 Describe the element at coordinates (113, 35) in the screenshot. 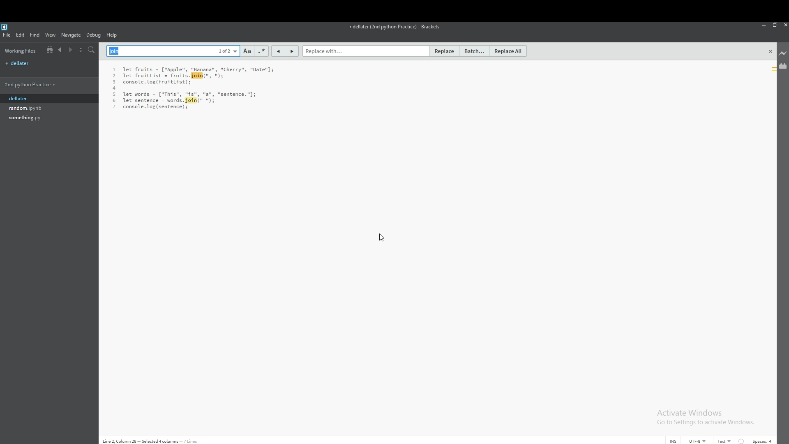

I see `help` at that location.